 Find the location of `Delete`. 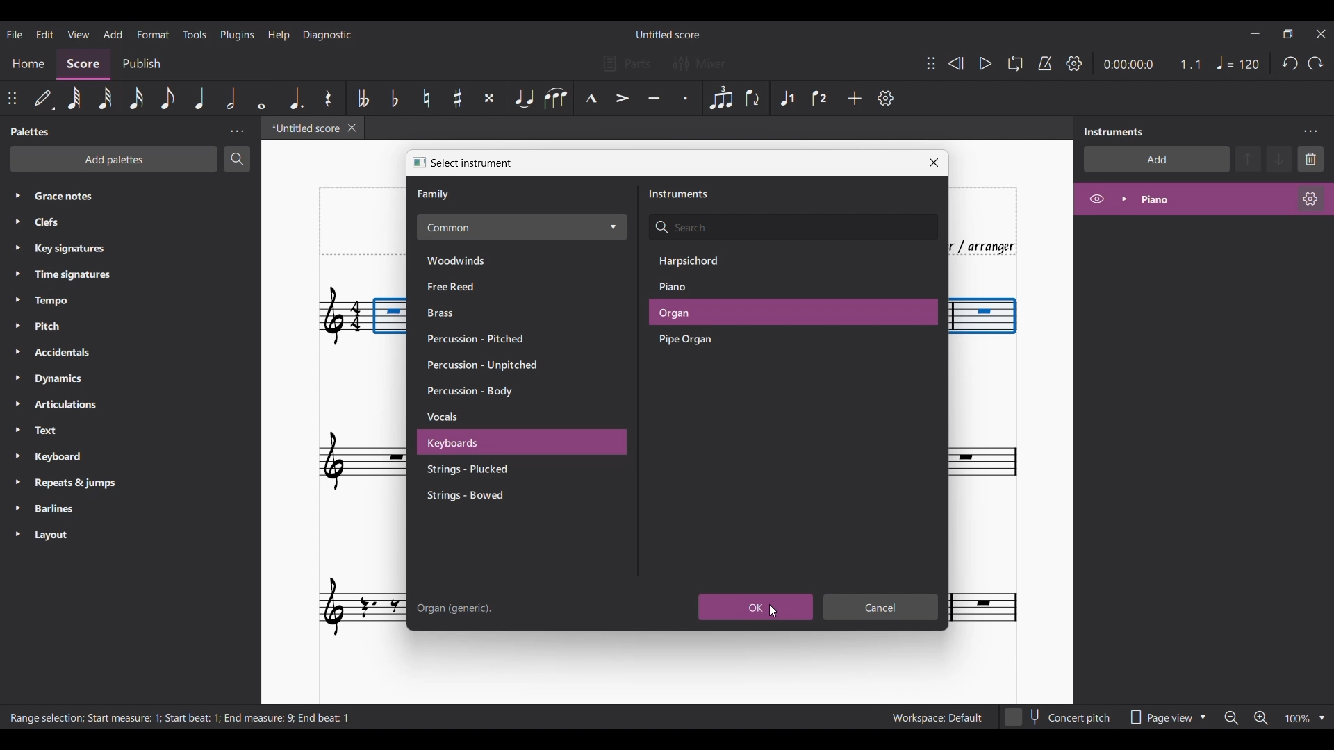

Delete is located at coordinates (1311, 159).